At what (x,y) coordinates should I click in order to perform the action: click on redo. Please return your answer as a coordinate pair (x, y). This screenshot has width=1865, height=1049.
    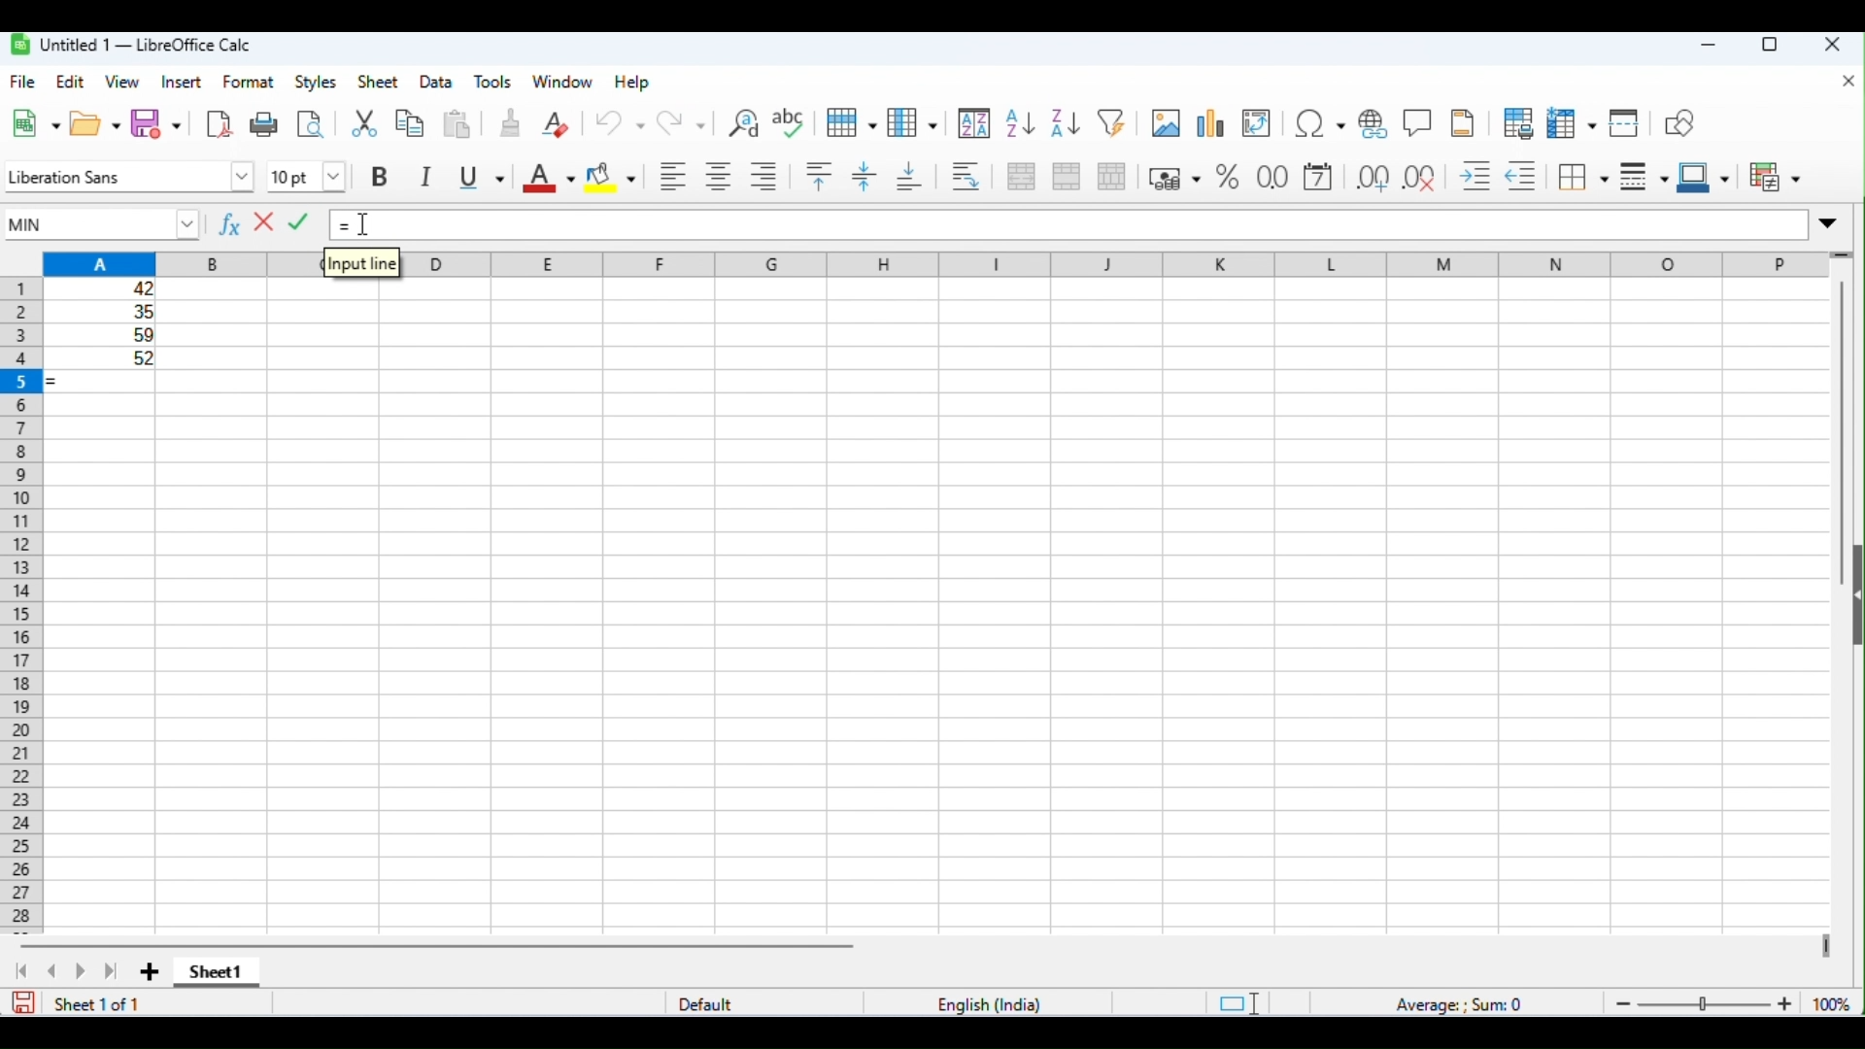
    Looking at the image, I should click on (681, 123).